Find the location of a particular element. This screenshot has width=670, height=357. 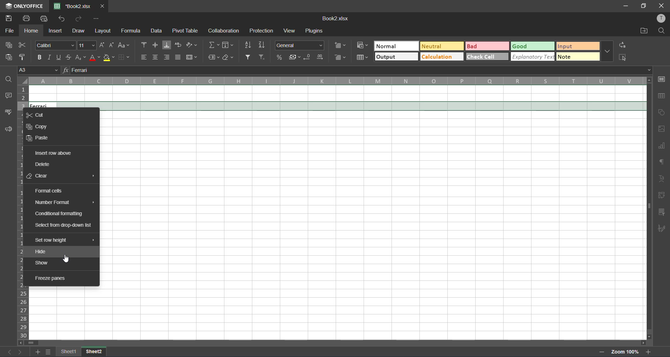

feedback is located at coordinates (7, 130).